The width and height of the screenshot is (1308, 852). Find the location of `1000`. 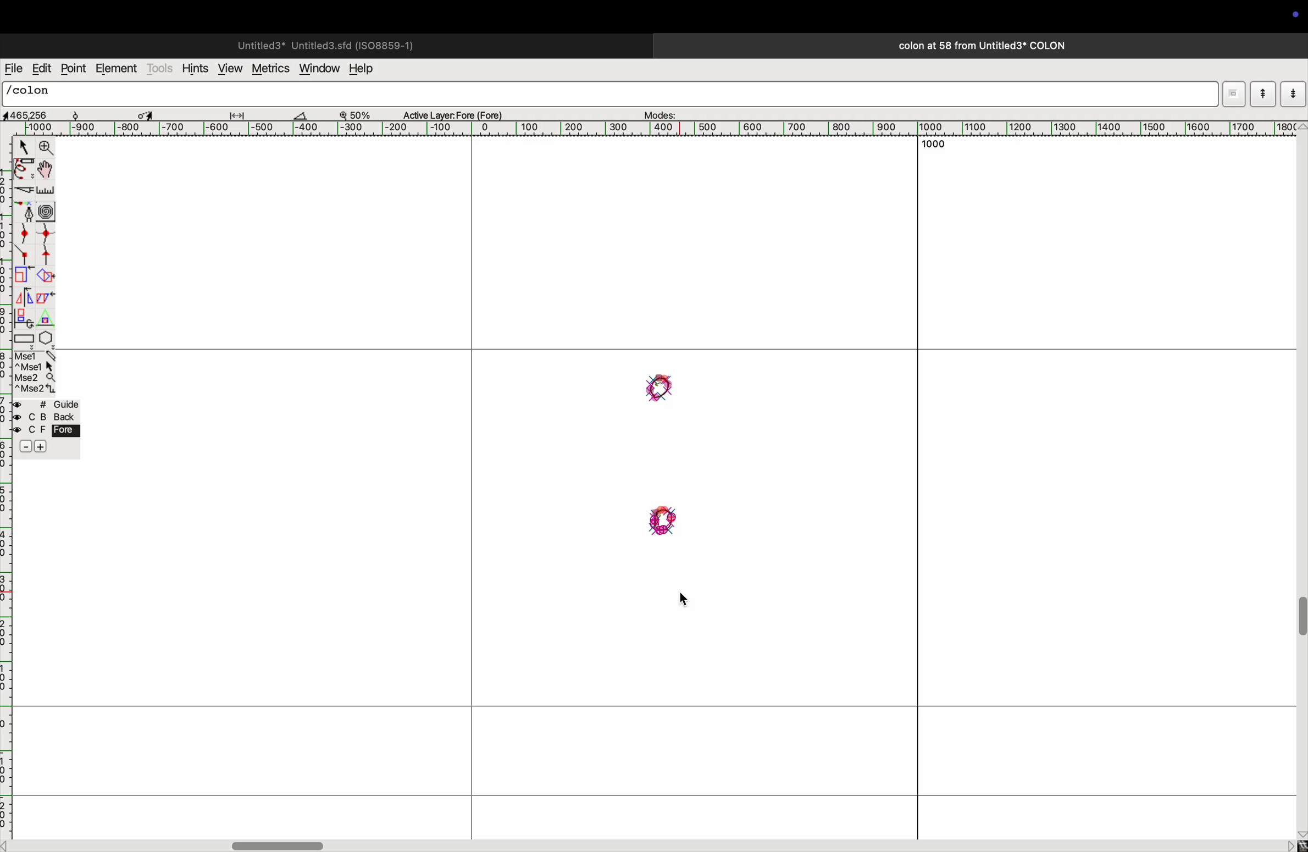

1000 is located at coordinates (929, 146).